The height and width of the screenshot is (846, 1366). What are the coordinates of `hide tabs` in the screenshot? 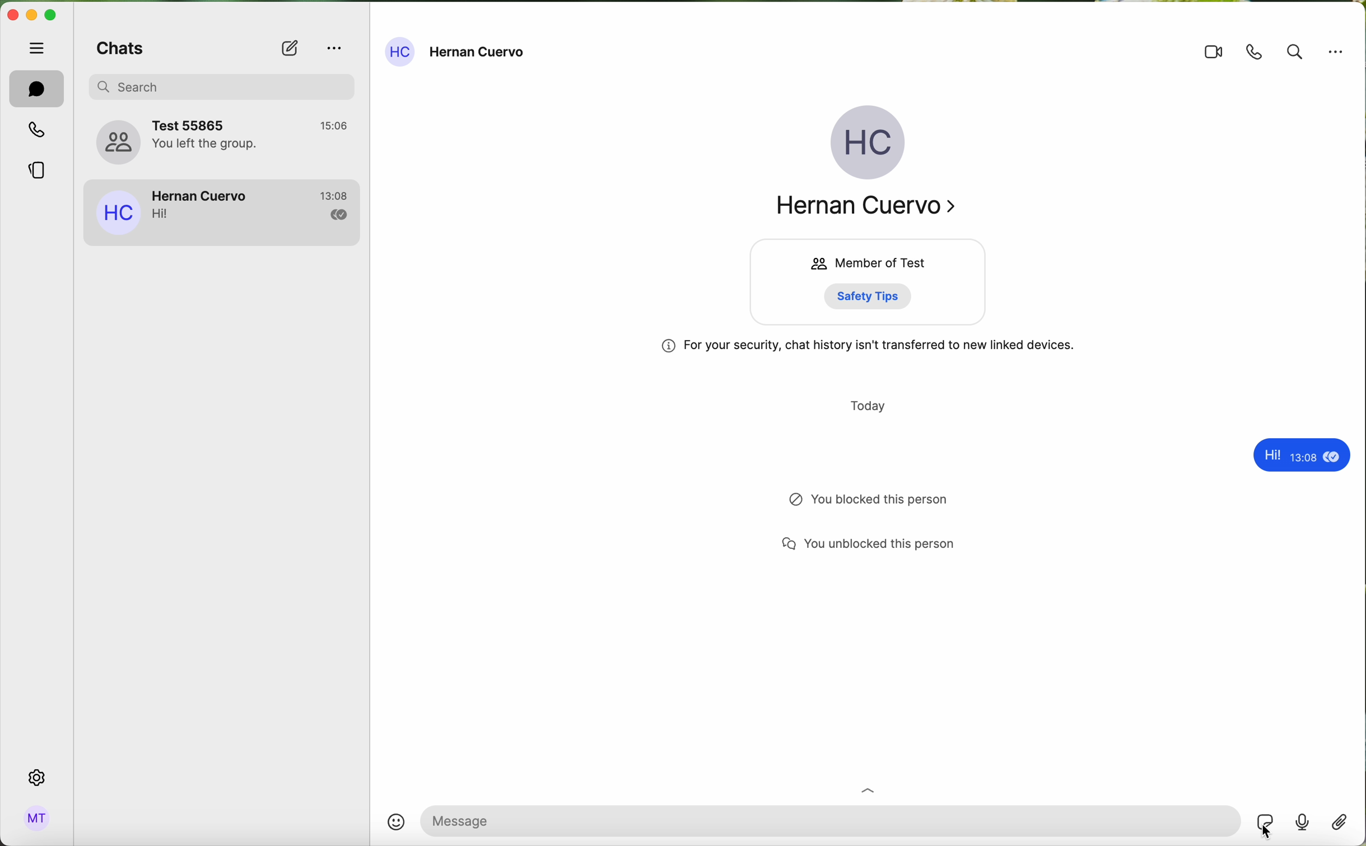 It's located at (38, 48).